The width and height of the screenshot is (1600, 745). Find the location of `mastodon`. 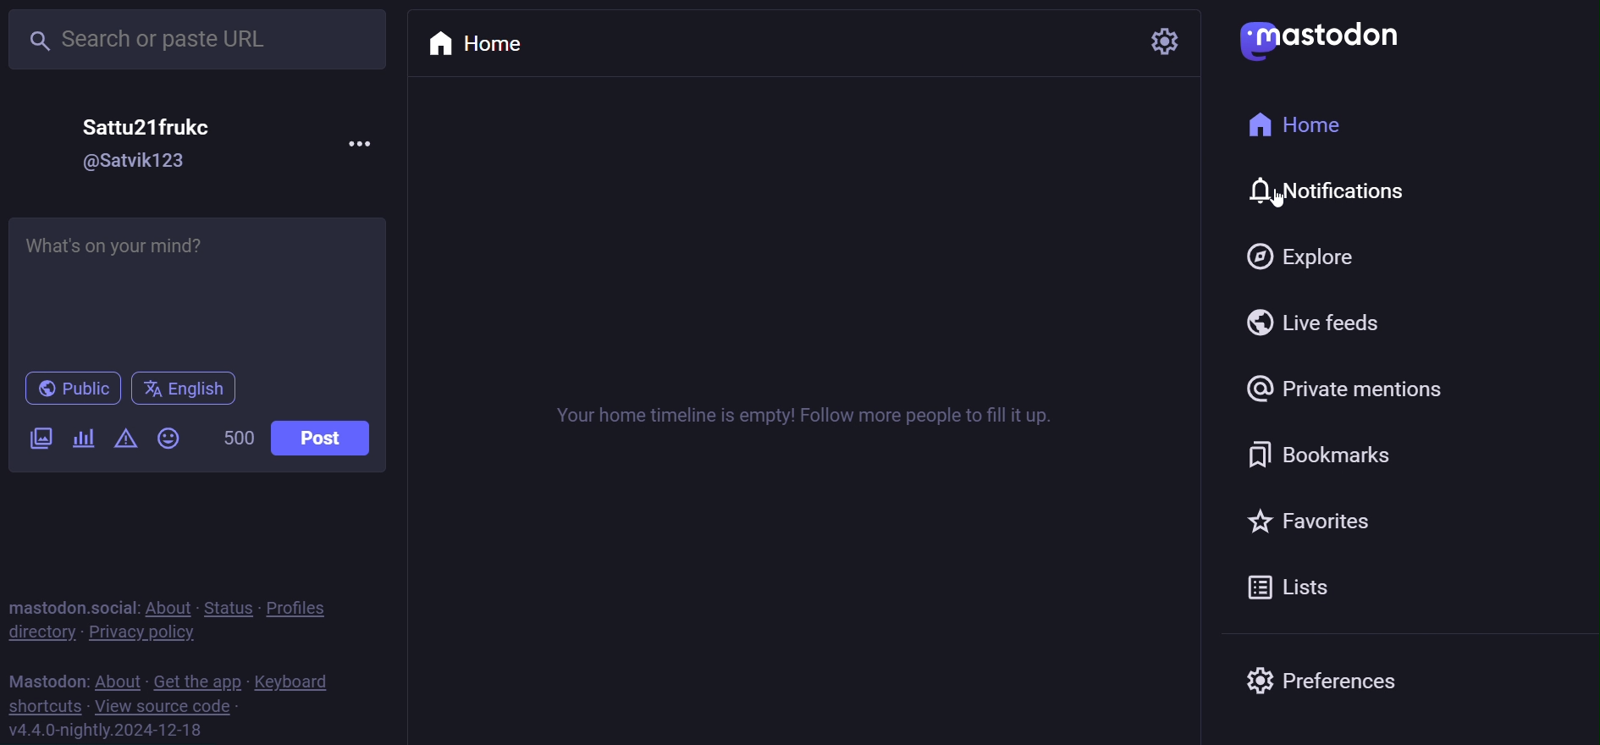

mastodon is located at coordinates (1318, 39).